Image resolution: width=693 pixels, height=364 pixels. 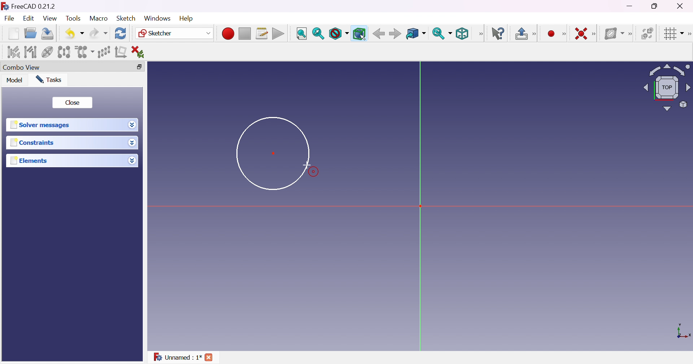 I want to click on Undo, so click(x=74, y=34).